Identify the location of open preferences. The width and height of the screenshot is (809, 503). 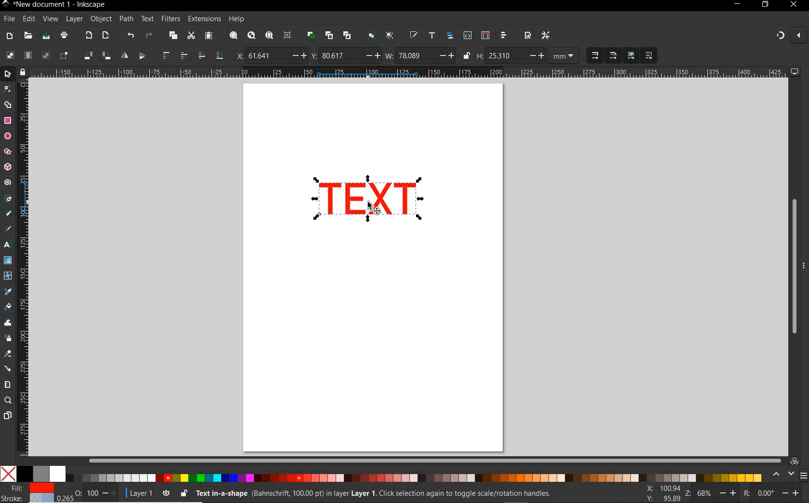
(546, 35).